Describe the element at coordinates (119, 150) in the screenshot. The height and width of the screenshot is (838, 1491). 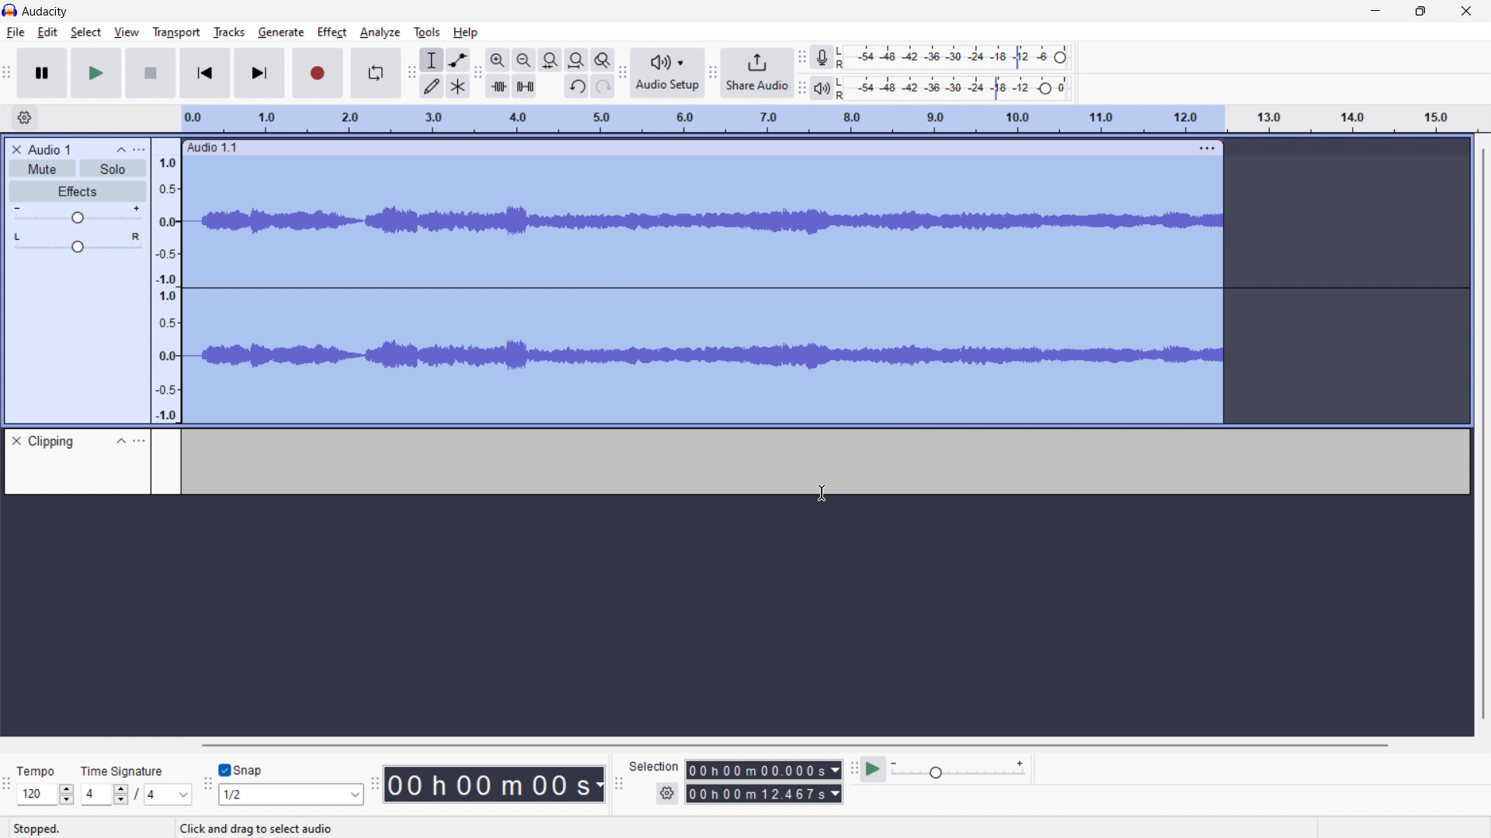
I see `collapse` at that location.